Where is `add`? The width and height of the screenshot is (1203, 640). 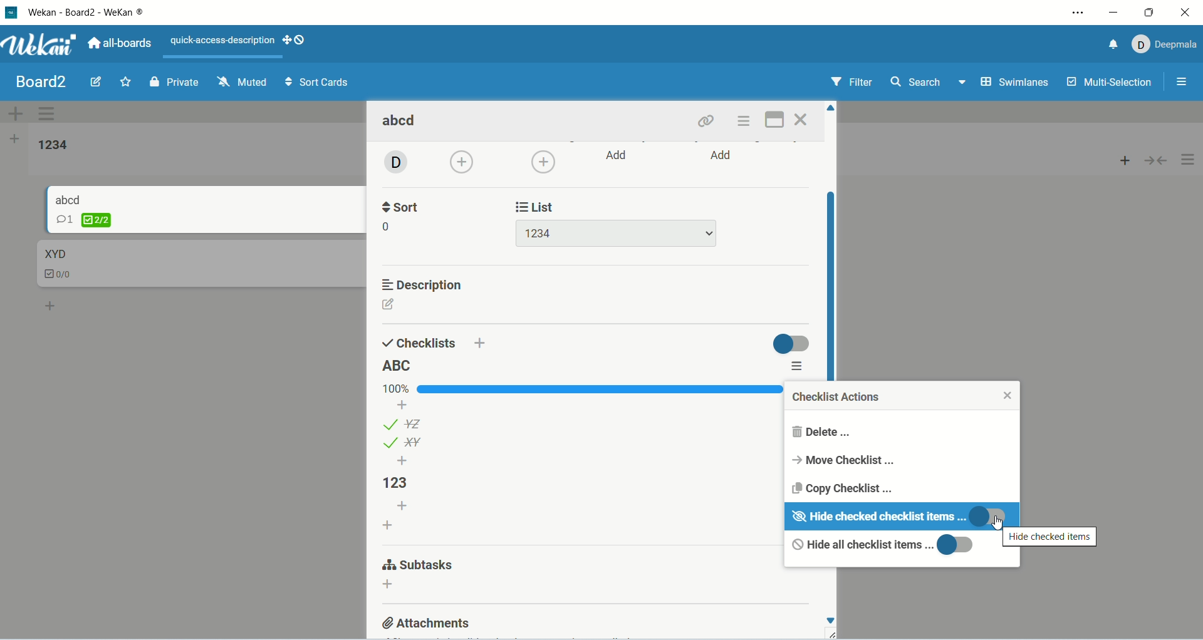
add is located at coordinates (464, 163).